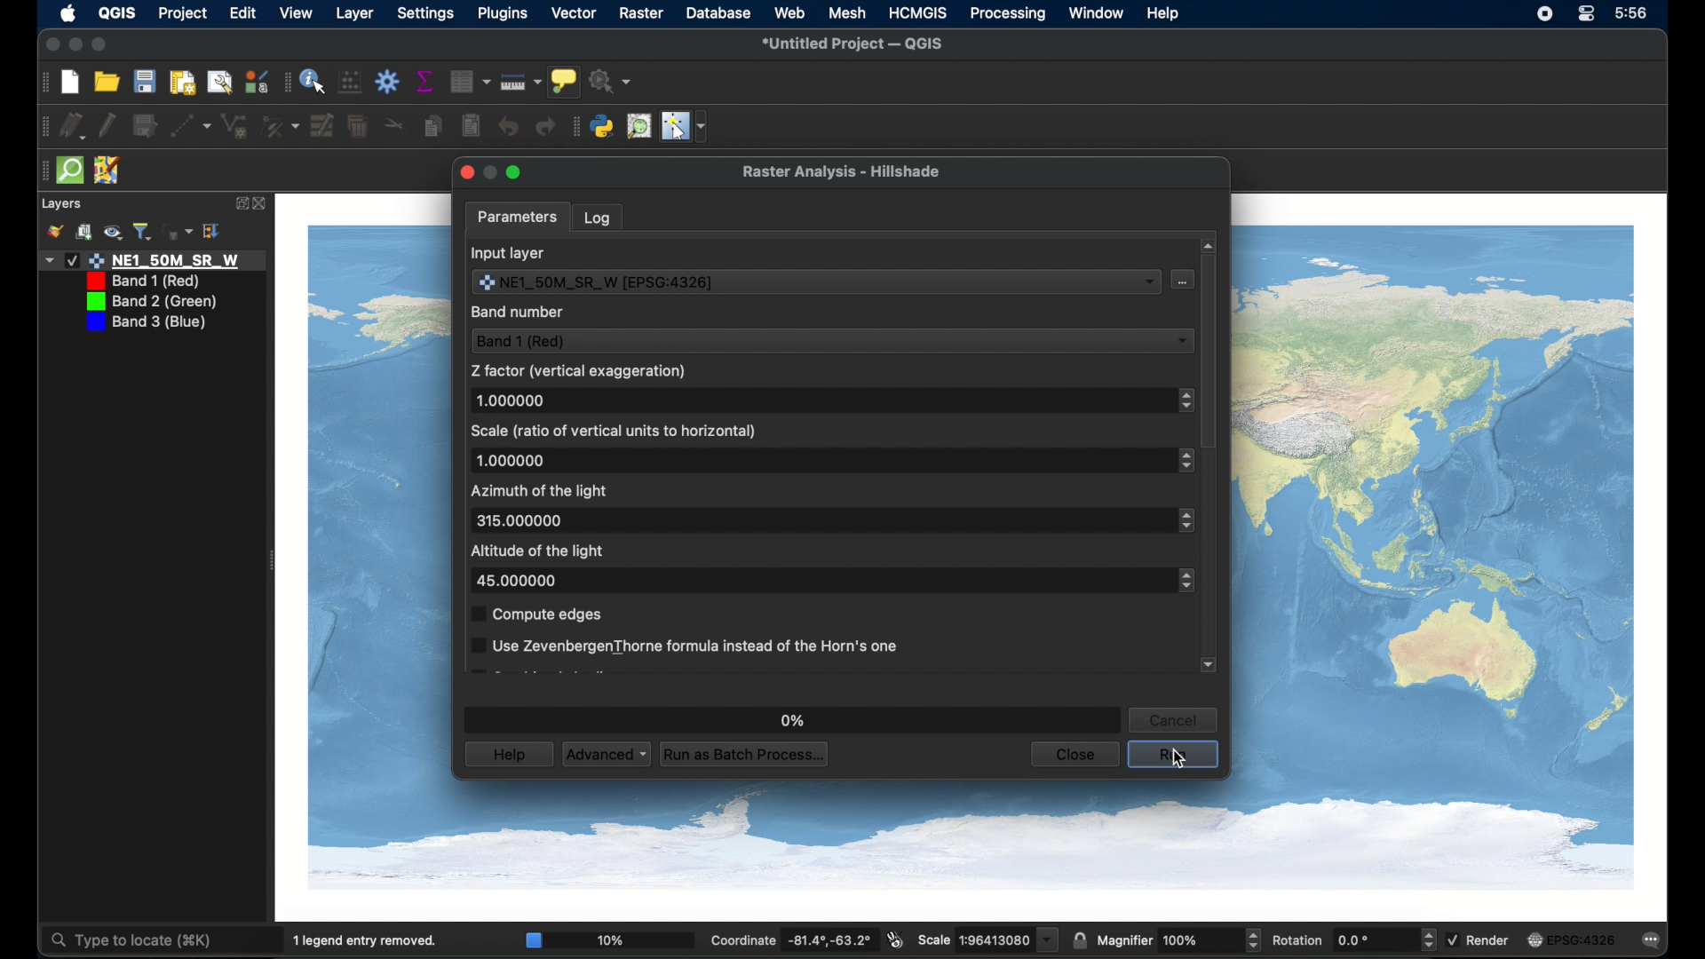 The width and height of the screenshot is (1705, 959). What do you see at coordinates (182, 82) in the screenshot?
I see `open print layout` at bounding box center [182, 82].